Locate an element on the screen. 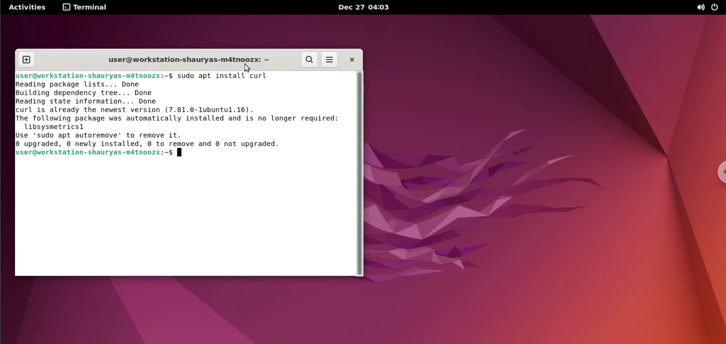  search is located at coordinates (310, 60).